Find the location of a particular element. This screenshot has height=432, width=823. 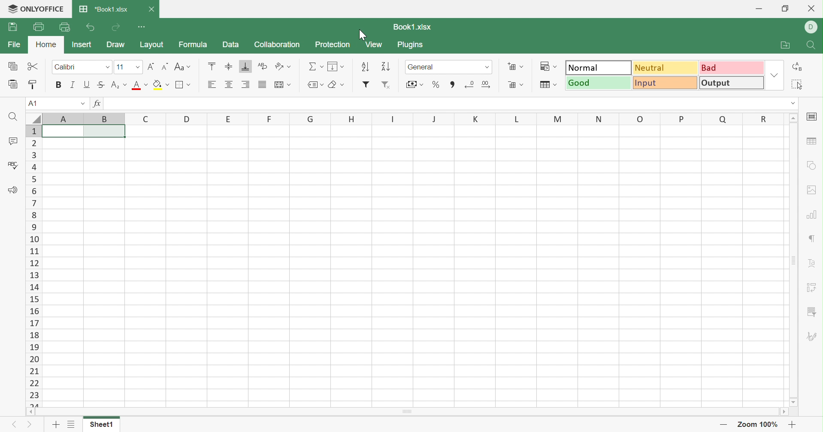

Delete cells is located at coordinates (517, 84).